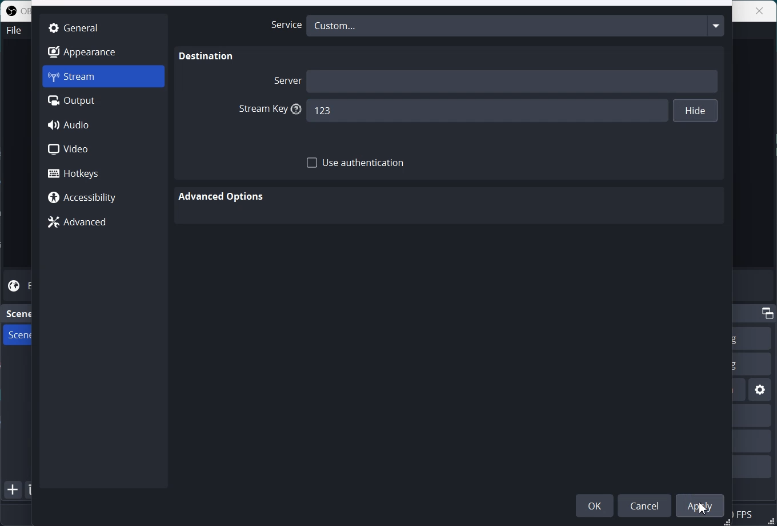 The height and width of the screenshot is (526, 777). What do you see at coordinates (283, 25) in the screenshot?
I see `Service` at bounding box center [283, 25].